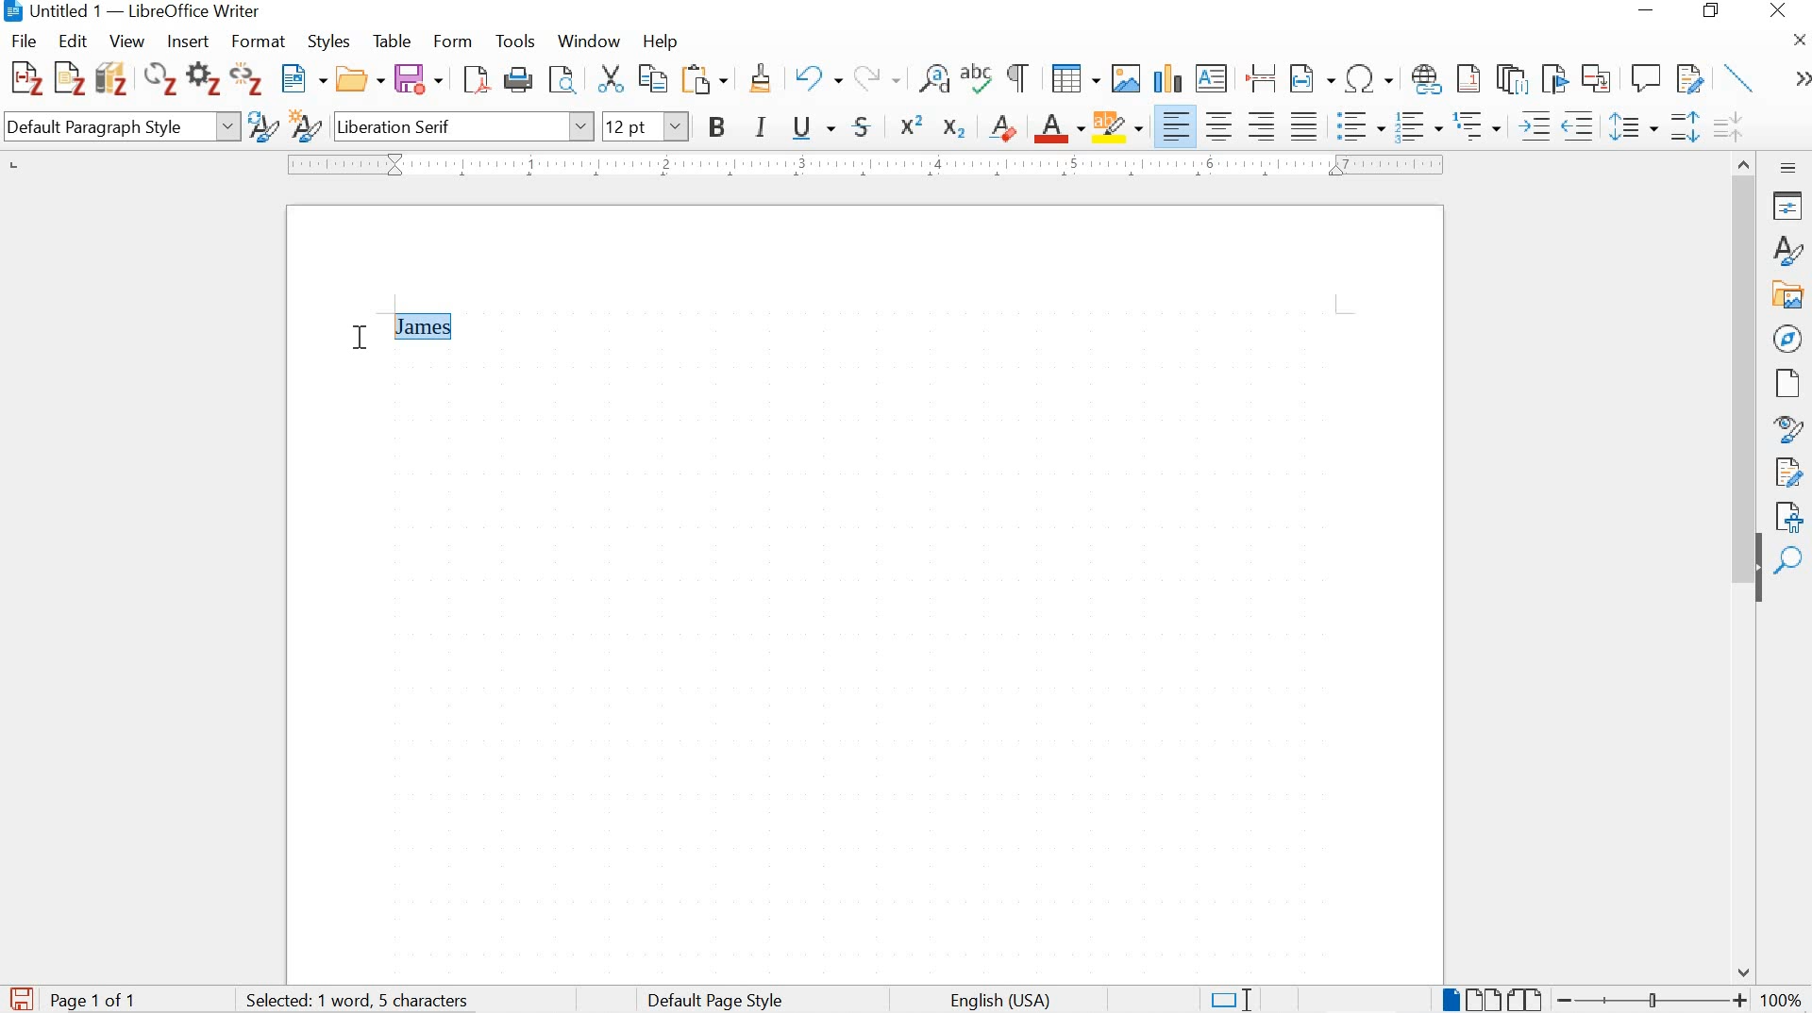 The image size is (1812, 1013). Describe the element at coordinates (261, 126) in the screenshot. I see `updated selected style` at that location.